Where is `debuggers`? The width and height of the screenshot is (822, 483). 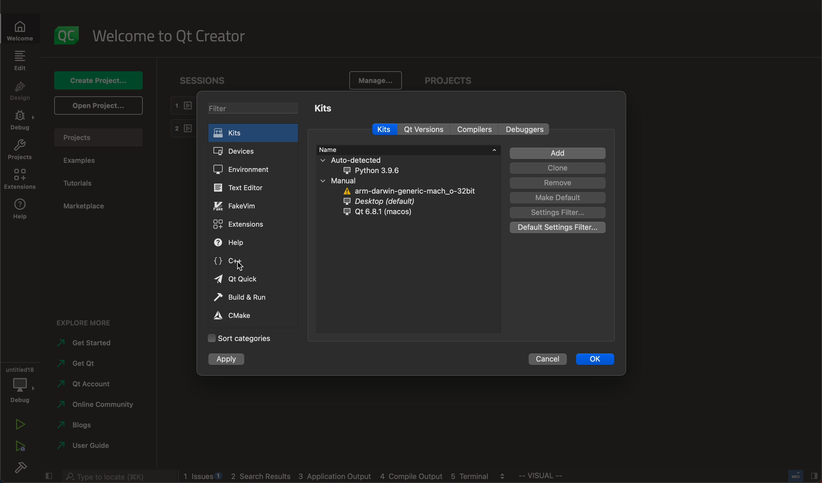 debuggers is located at coordinates (527, 129).